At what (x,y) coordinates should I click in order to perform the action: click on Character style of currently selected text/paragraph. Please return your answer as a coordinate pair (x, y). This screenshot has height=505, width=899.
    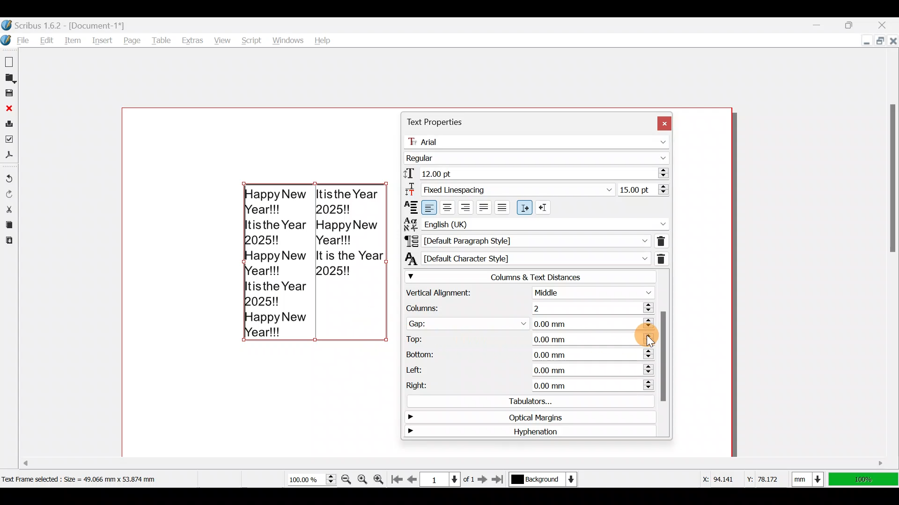
    Looking at the image, I should click on (525, 258).